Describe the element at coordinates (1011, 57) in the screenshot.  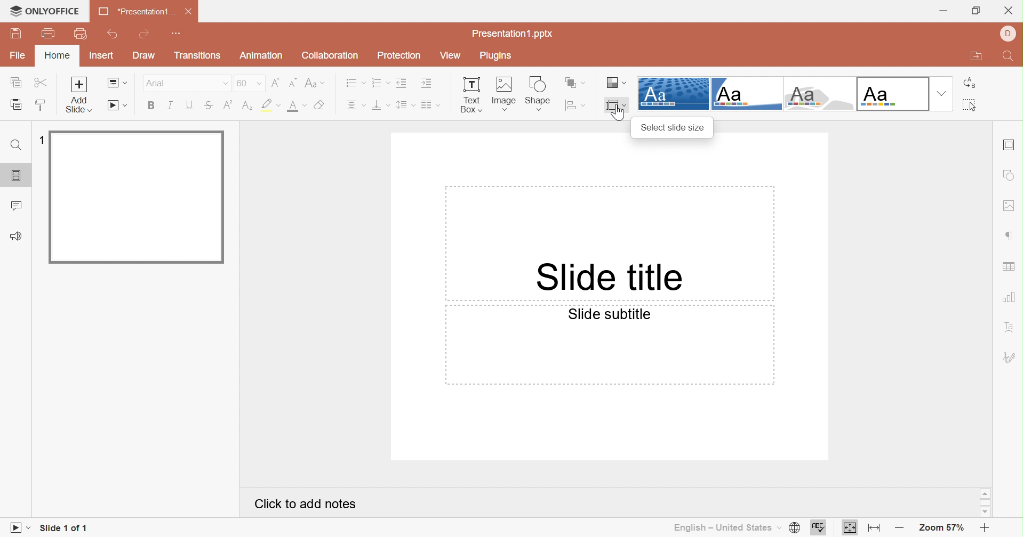
I see `Find` at that location.